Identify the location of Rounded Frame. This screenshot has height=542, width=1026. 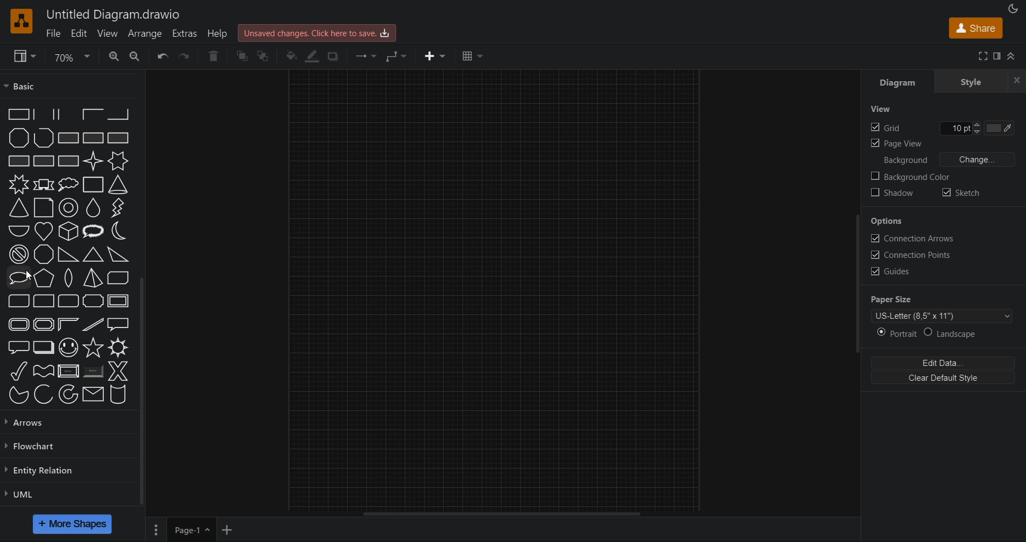
(19, 325).